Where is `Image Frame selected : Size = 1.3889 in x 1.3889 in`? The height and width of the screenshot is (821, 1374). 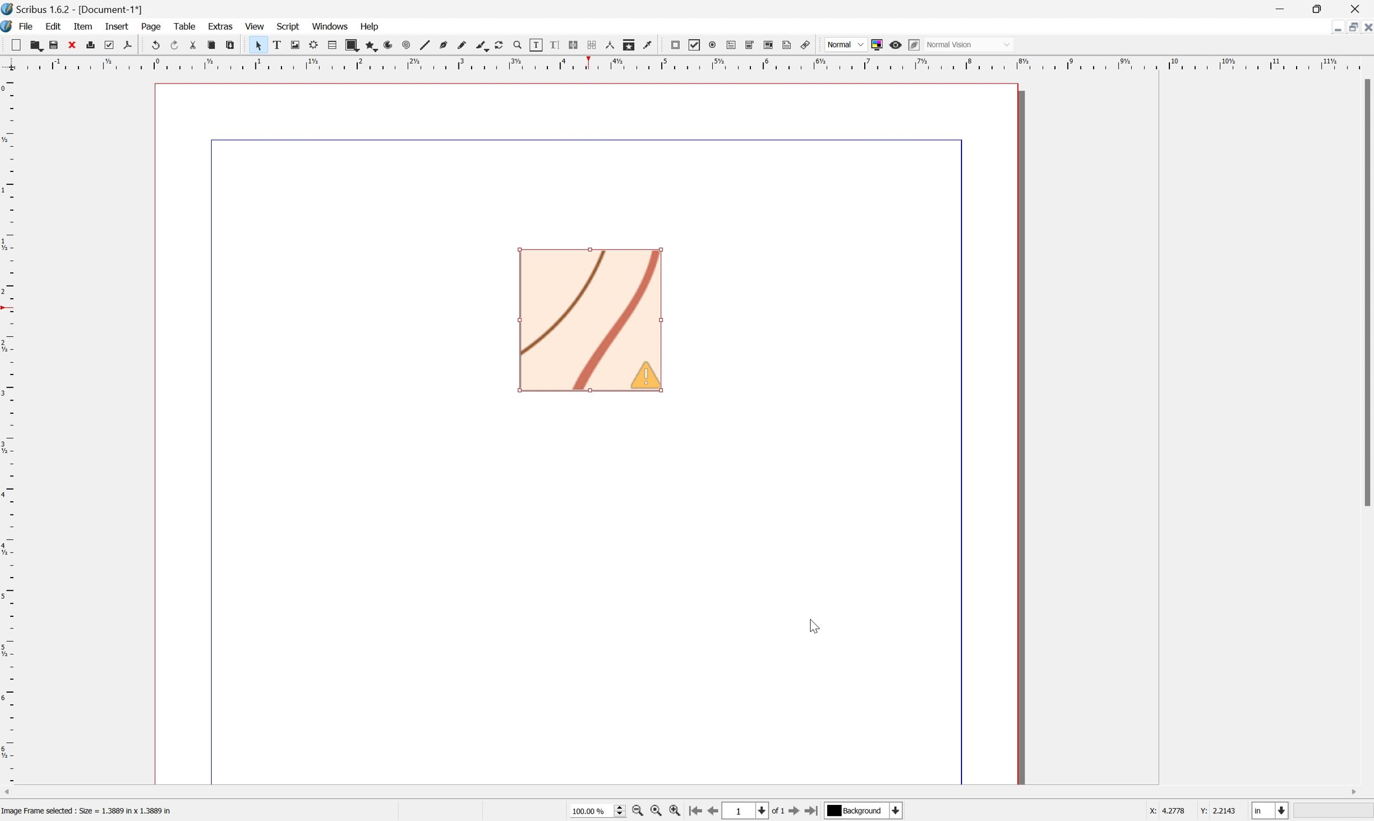
Image Frame selected : Size = 1.3889 in x 1.3889 in is located at coordinates (87, 812).